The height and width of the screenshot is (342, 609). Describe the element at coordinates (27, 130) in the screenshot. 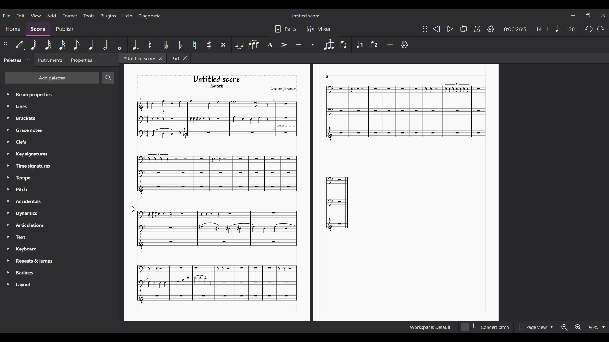

I see `» Grace notes` at that location.